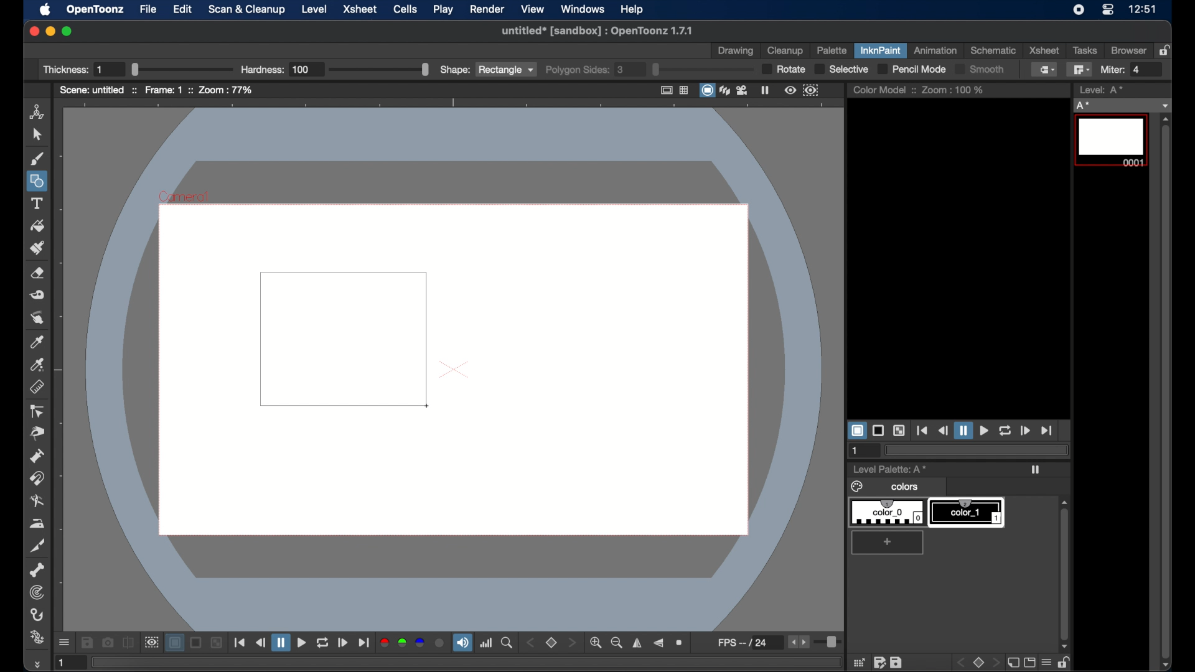 Image resolution: width=1195 pixels, height=672 pixels. Describe the element at coordinates (281, 642) in the screenshot. I see `pause button` at that location.